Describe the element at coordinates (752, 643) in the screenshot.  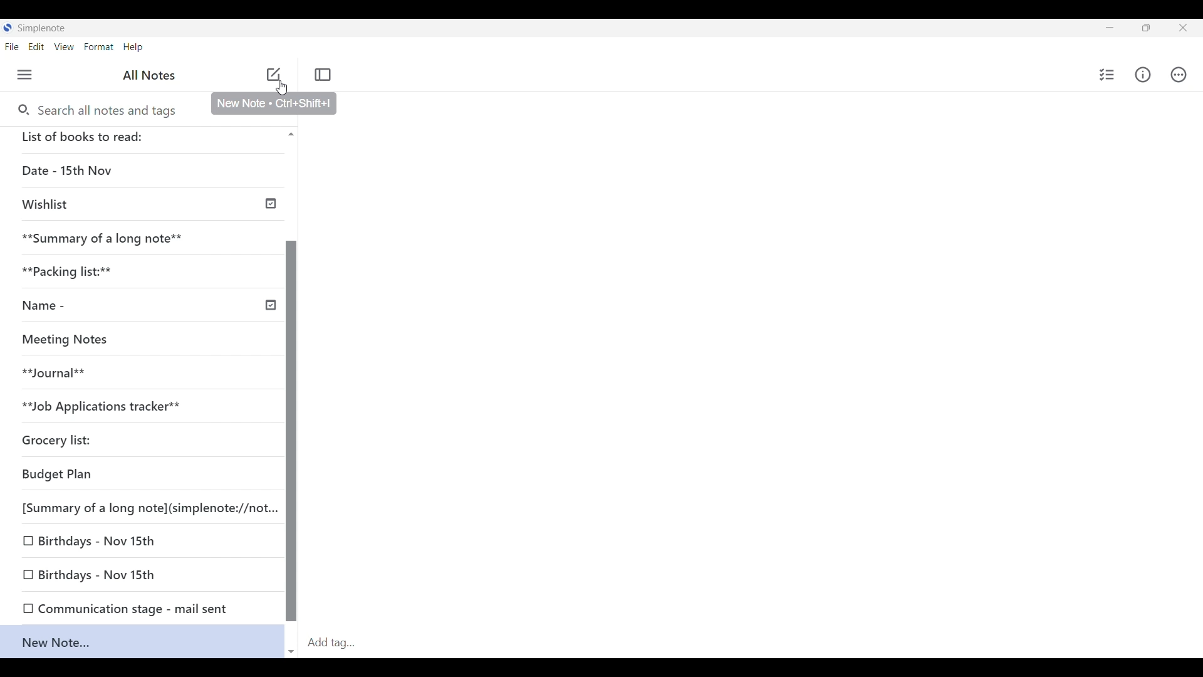
I see `Add tag` at that location.